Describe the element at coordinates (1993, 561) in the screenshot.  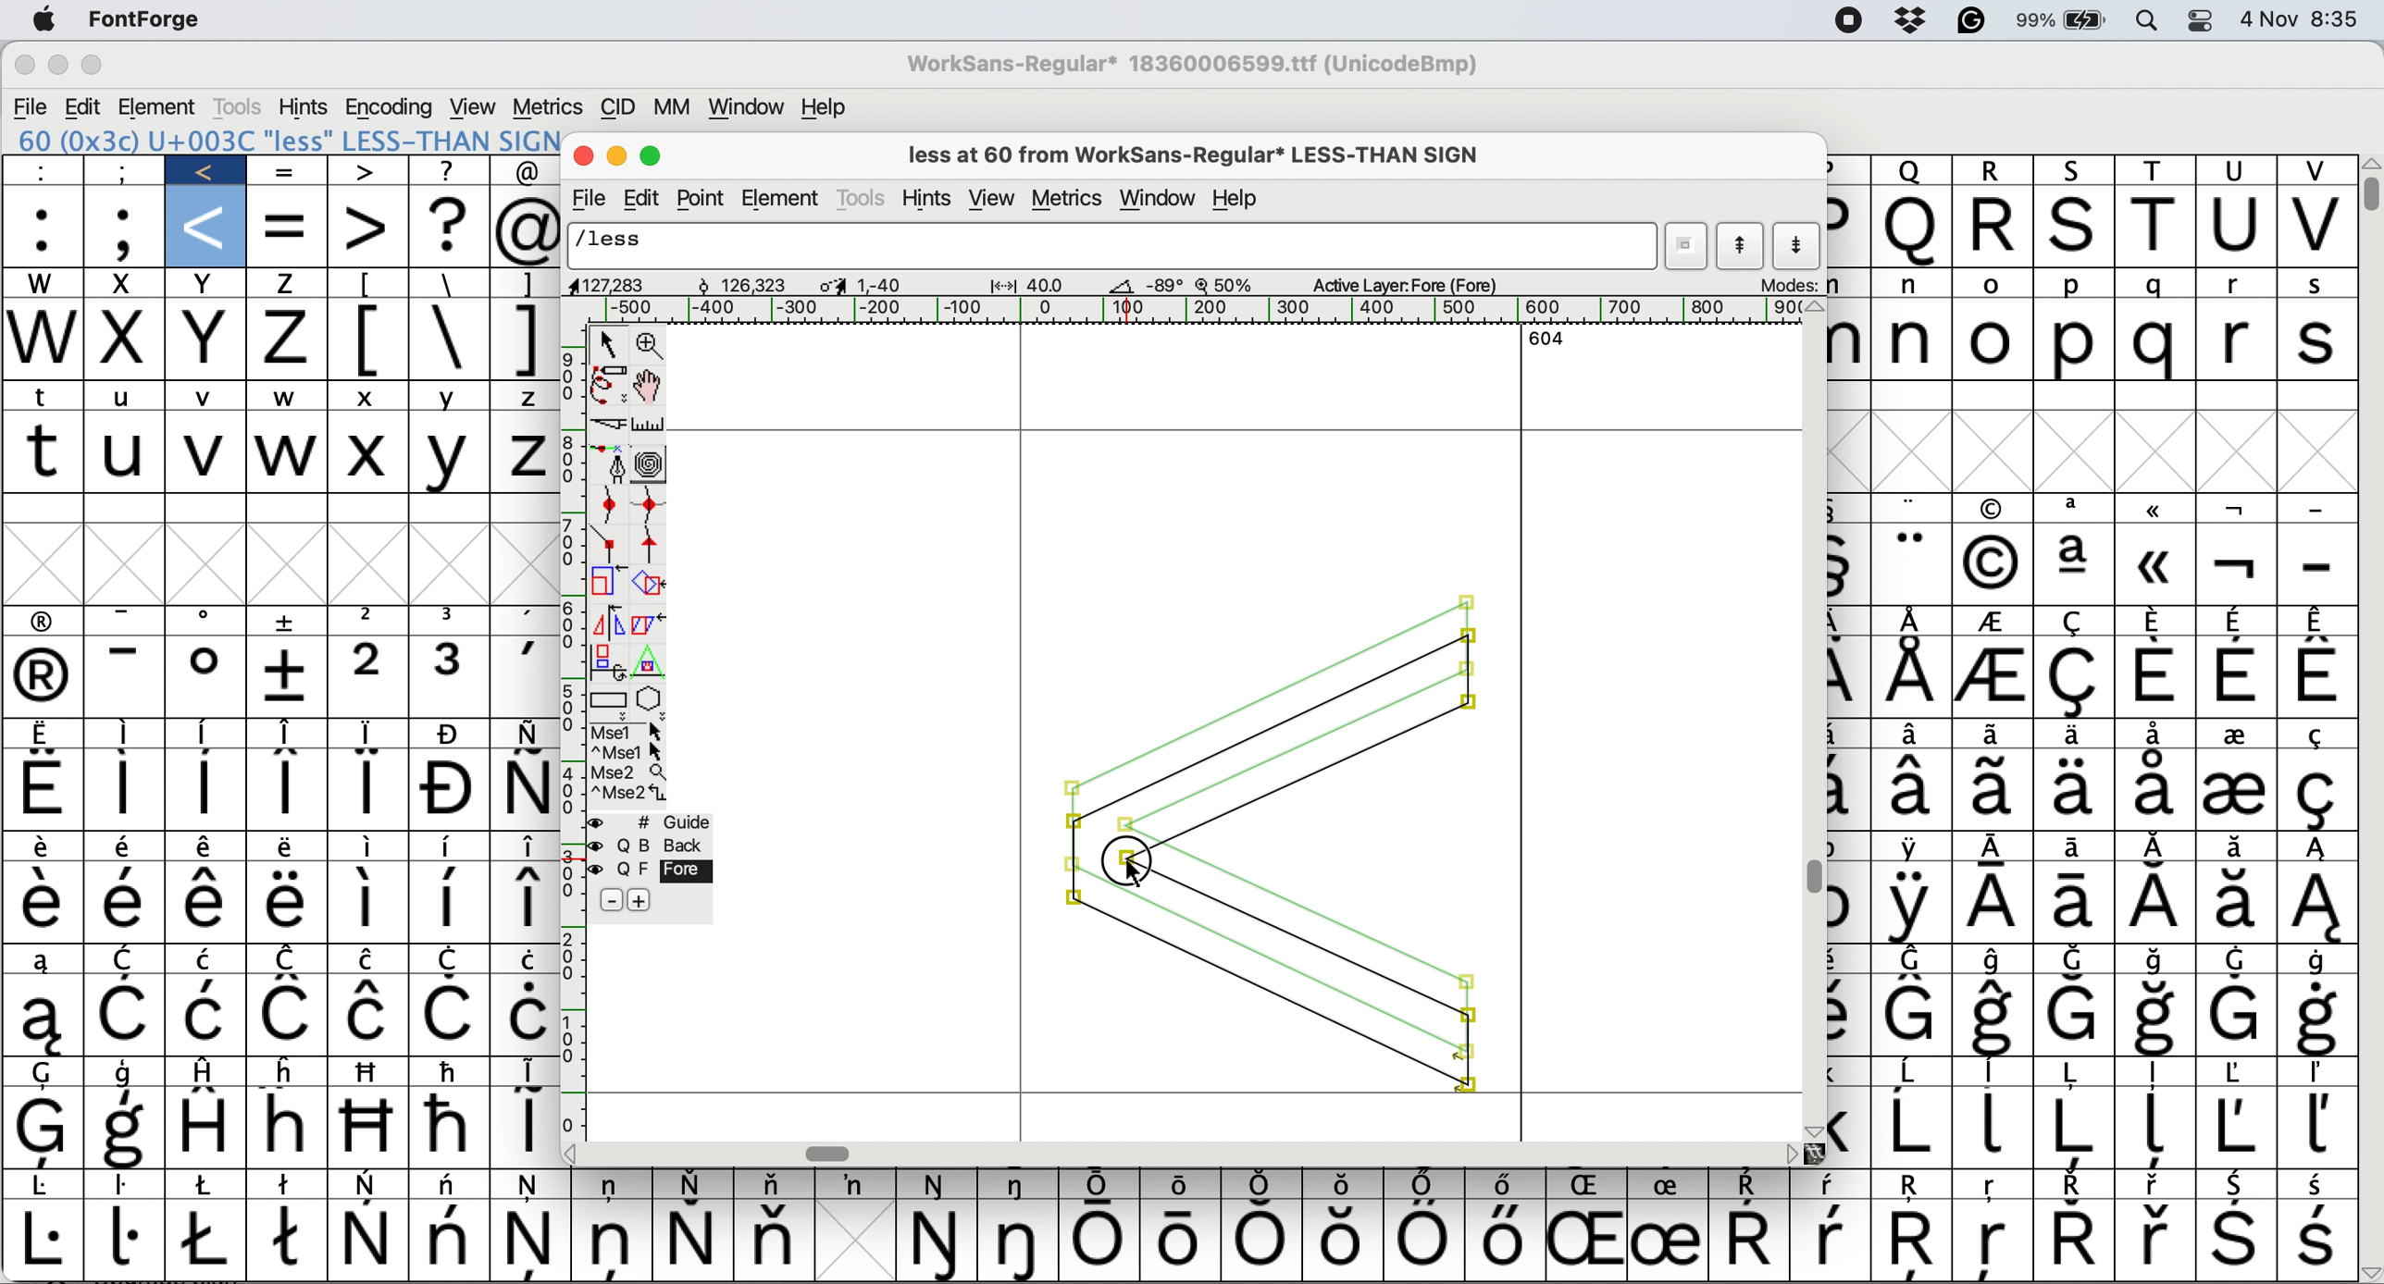
I see `Symbol` at that location.